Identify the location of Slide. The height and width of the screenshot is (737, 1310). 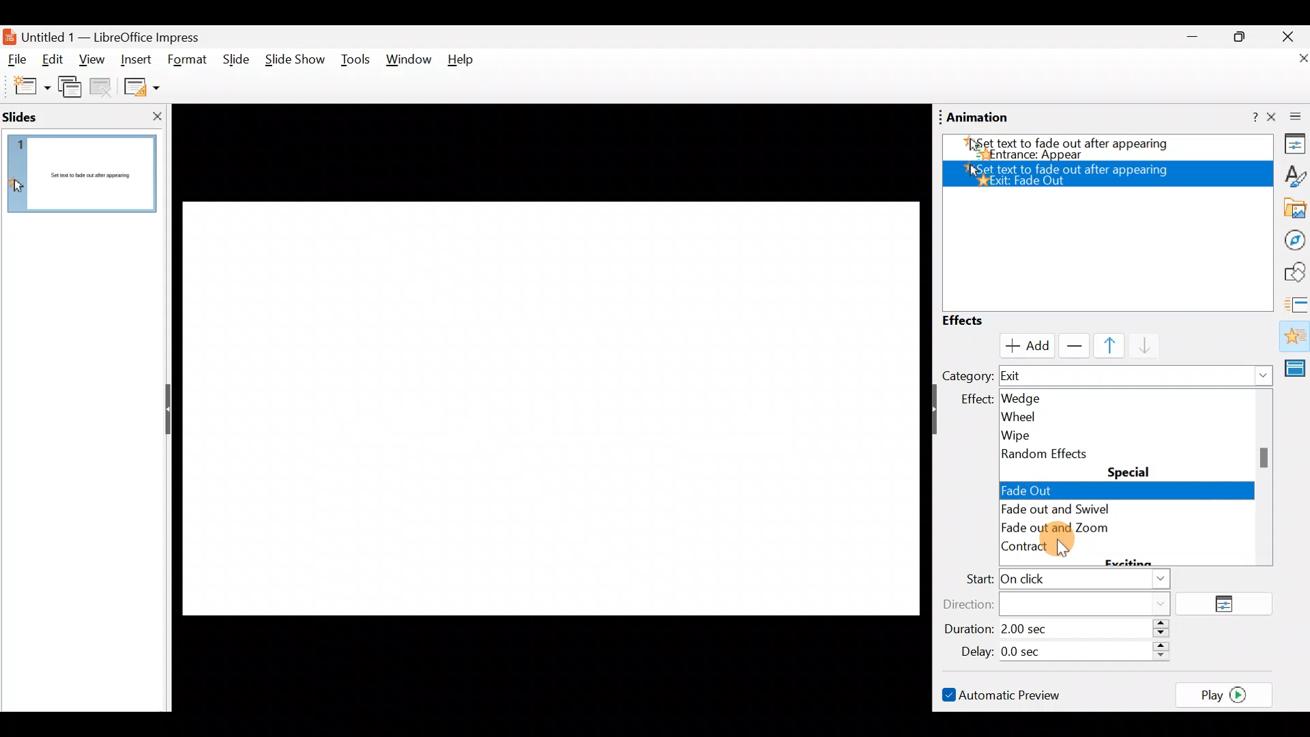
(233, 60).